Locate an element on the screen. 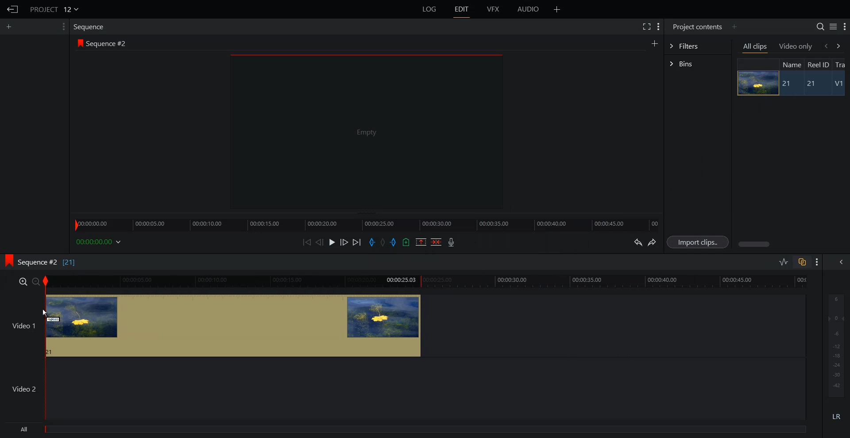 The height and width of the screenshot is (438, 850). Show setting menu is located at coordinates (658, 27).